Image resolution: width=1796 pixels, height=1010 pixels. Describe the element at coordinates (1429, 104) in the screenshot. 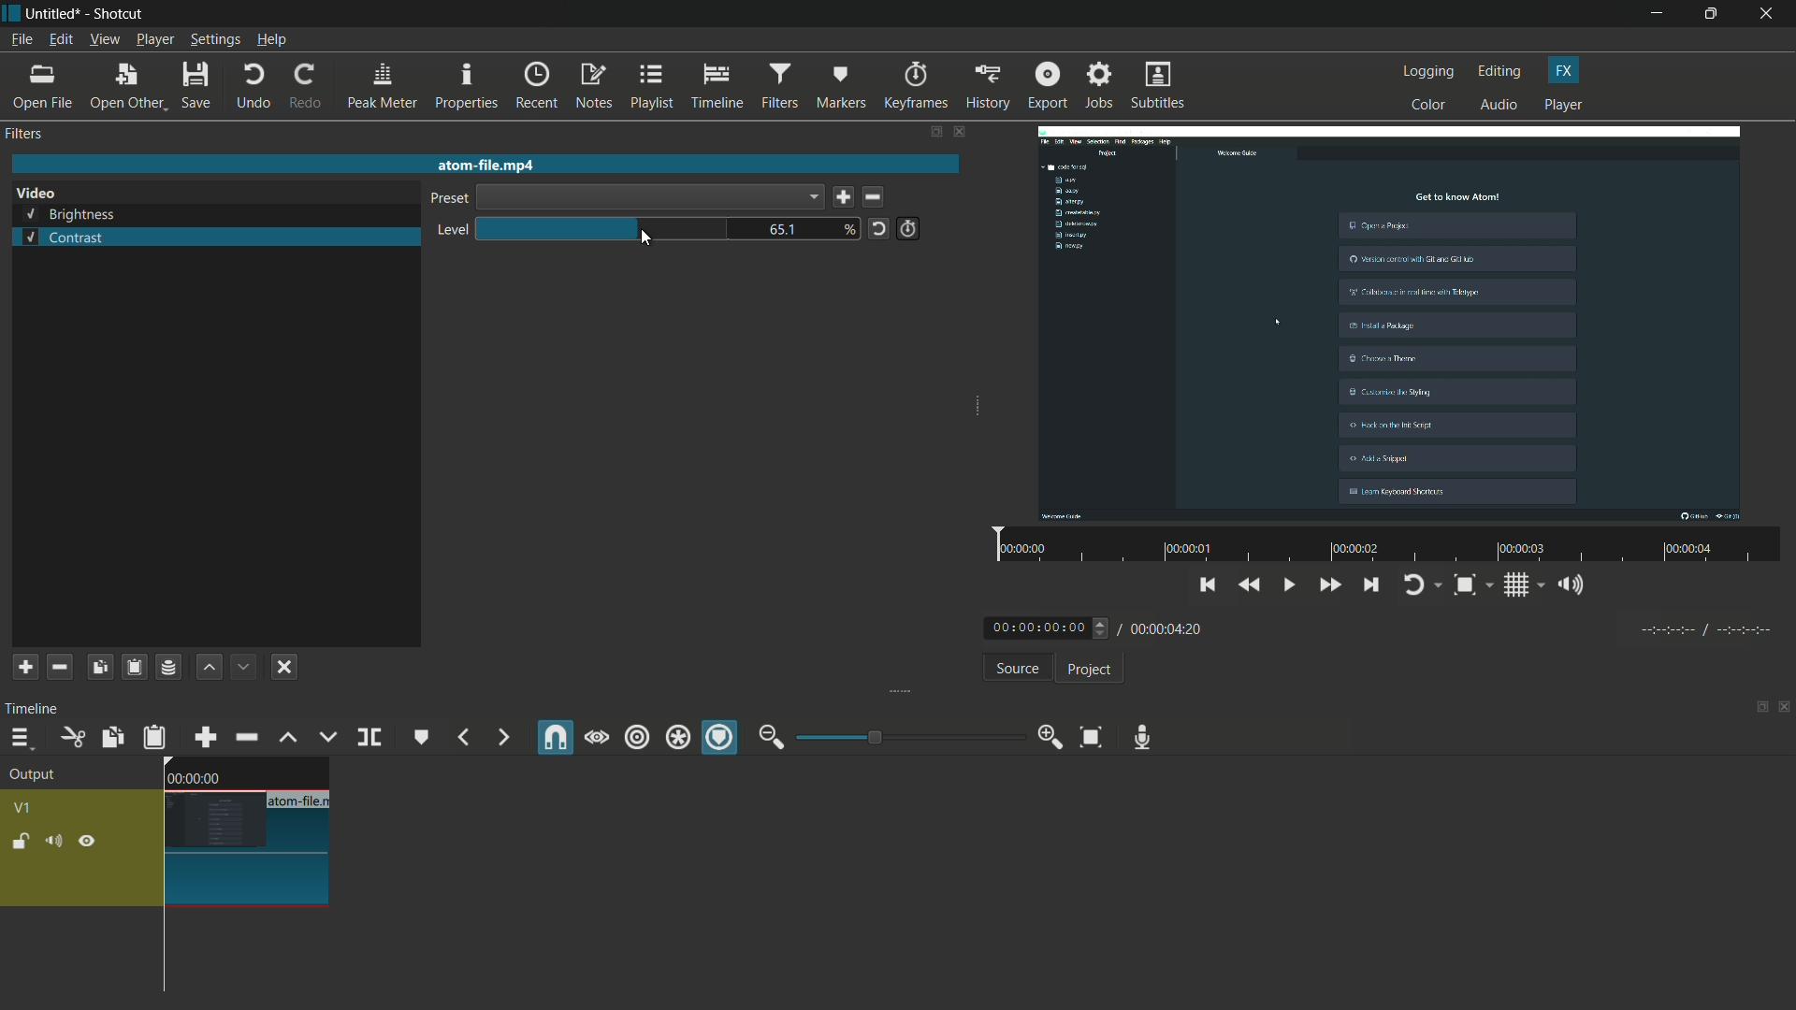

I see `color` at that location.